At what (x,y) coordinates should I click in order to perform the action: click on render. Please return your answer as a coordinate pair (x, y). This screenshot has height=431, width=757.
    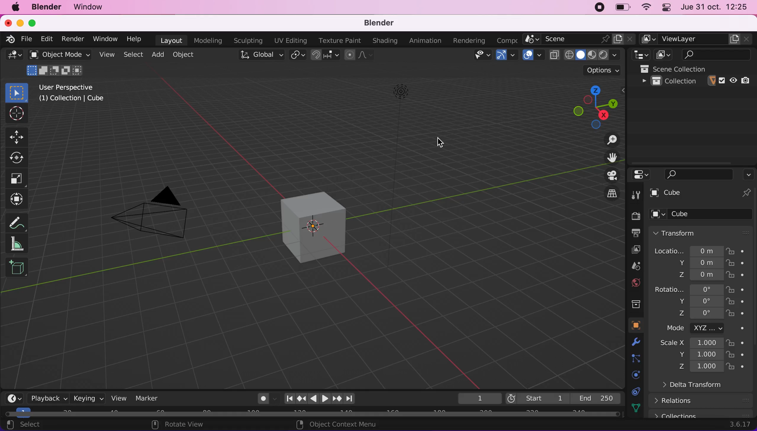
    Looking at the image, I should click on (633, 215).